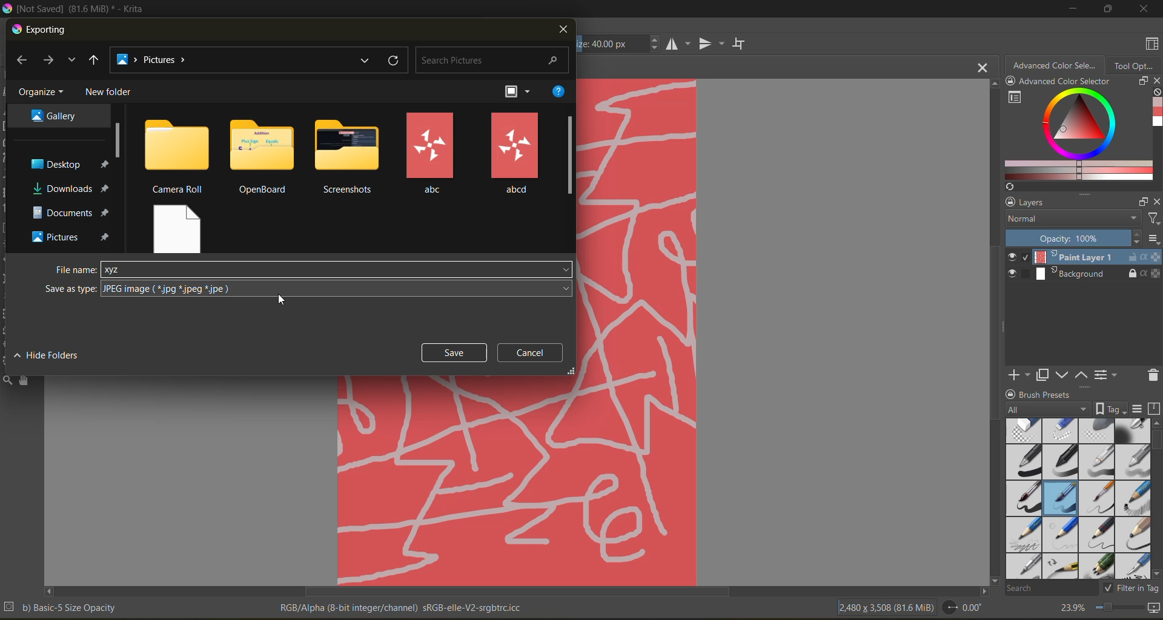 The height and width of the screenshot is (620, 1163). Describe the element at coordinates (1156, 82) in the screenshot. I see `close` at that location.